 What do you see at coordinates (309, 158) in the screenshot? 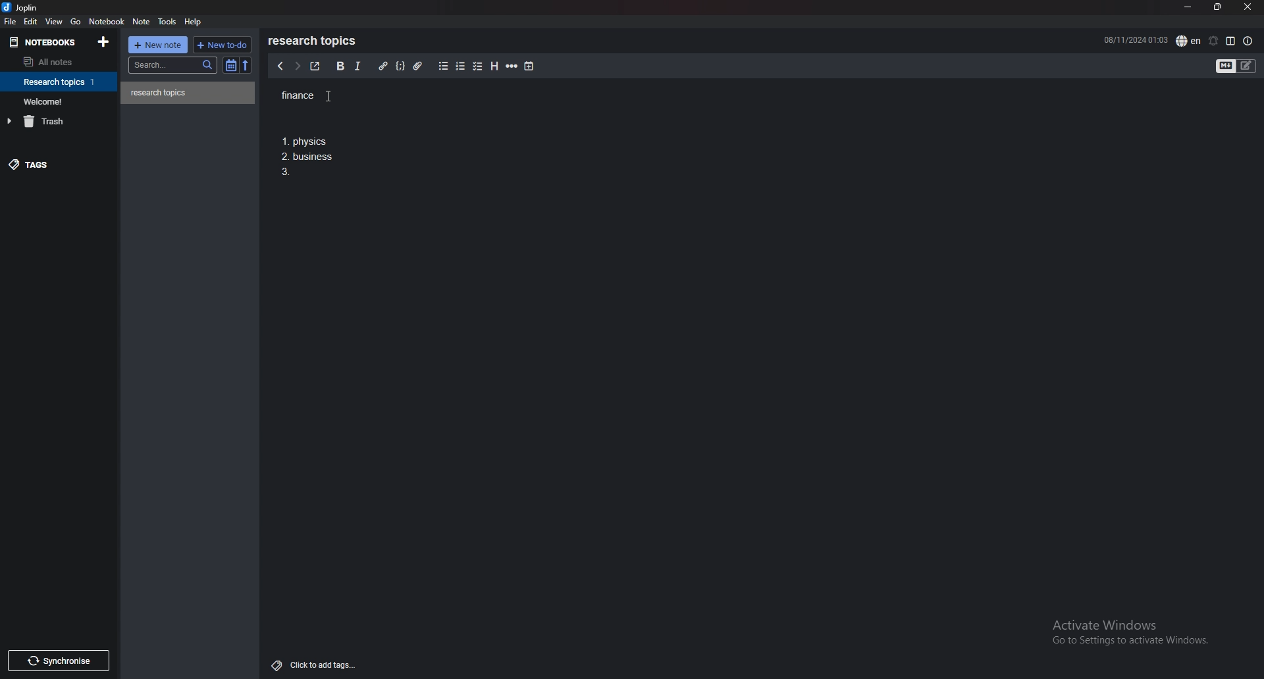
I see `1. Physics 2. business 3.` at bounding box center [309, 158].